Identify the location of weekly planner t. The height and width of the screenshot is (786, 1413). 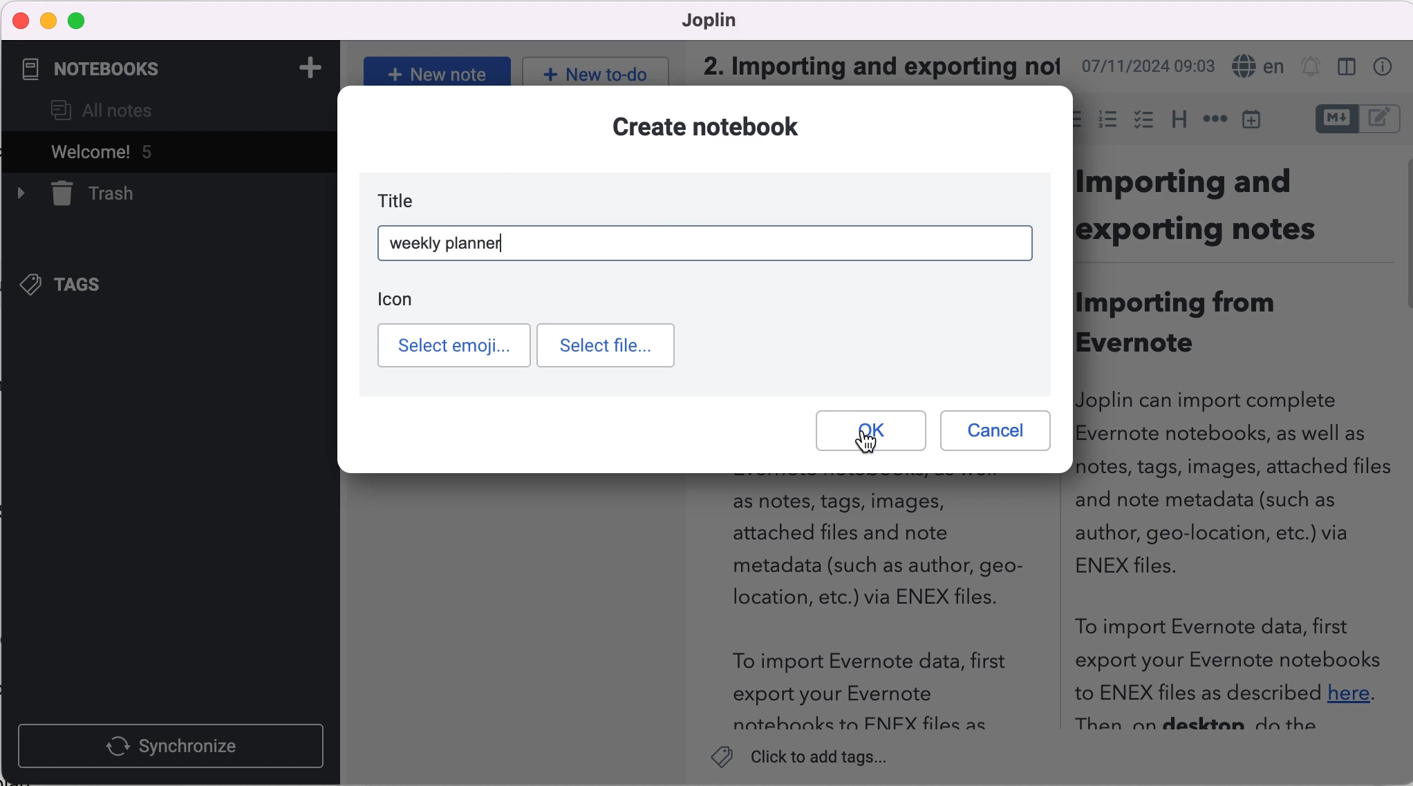
(453, 243).